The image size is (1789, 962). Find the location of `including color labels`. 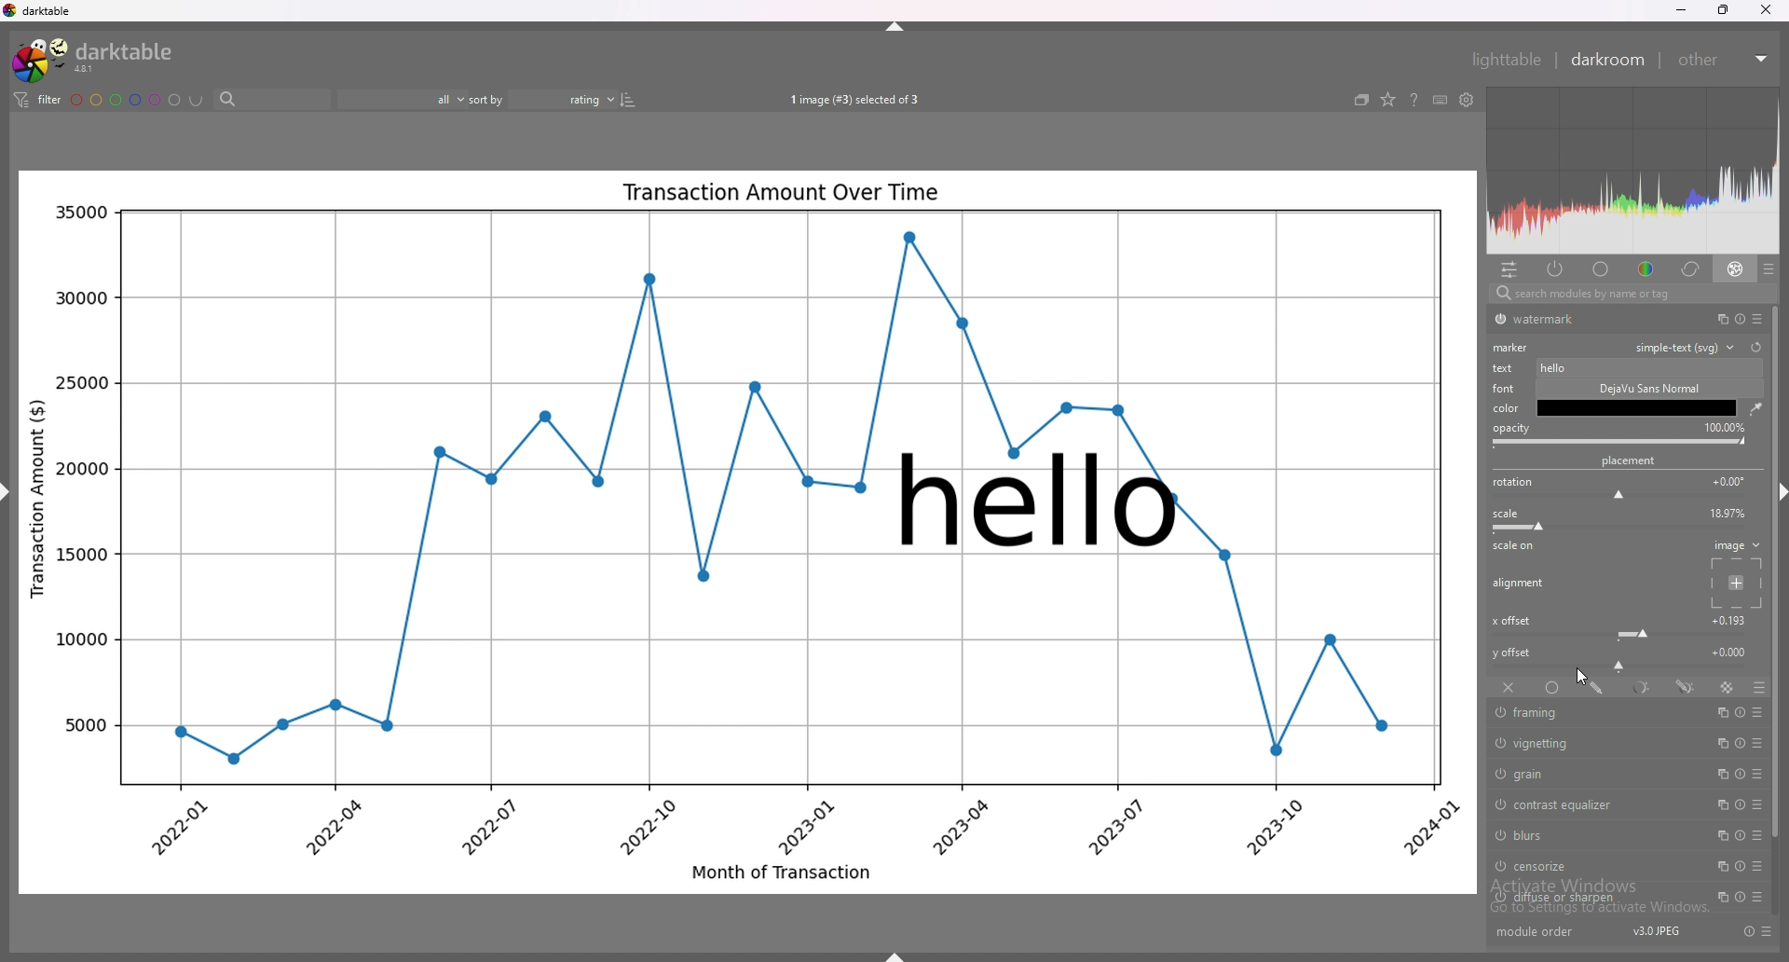

including color labels is located at coordinates (196, 101).